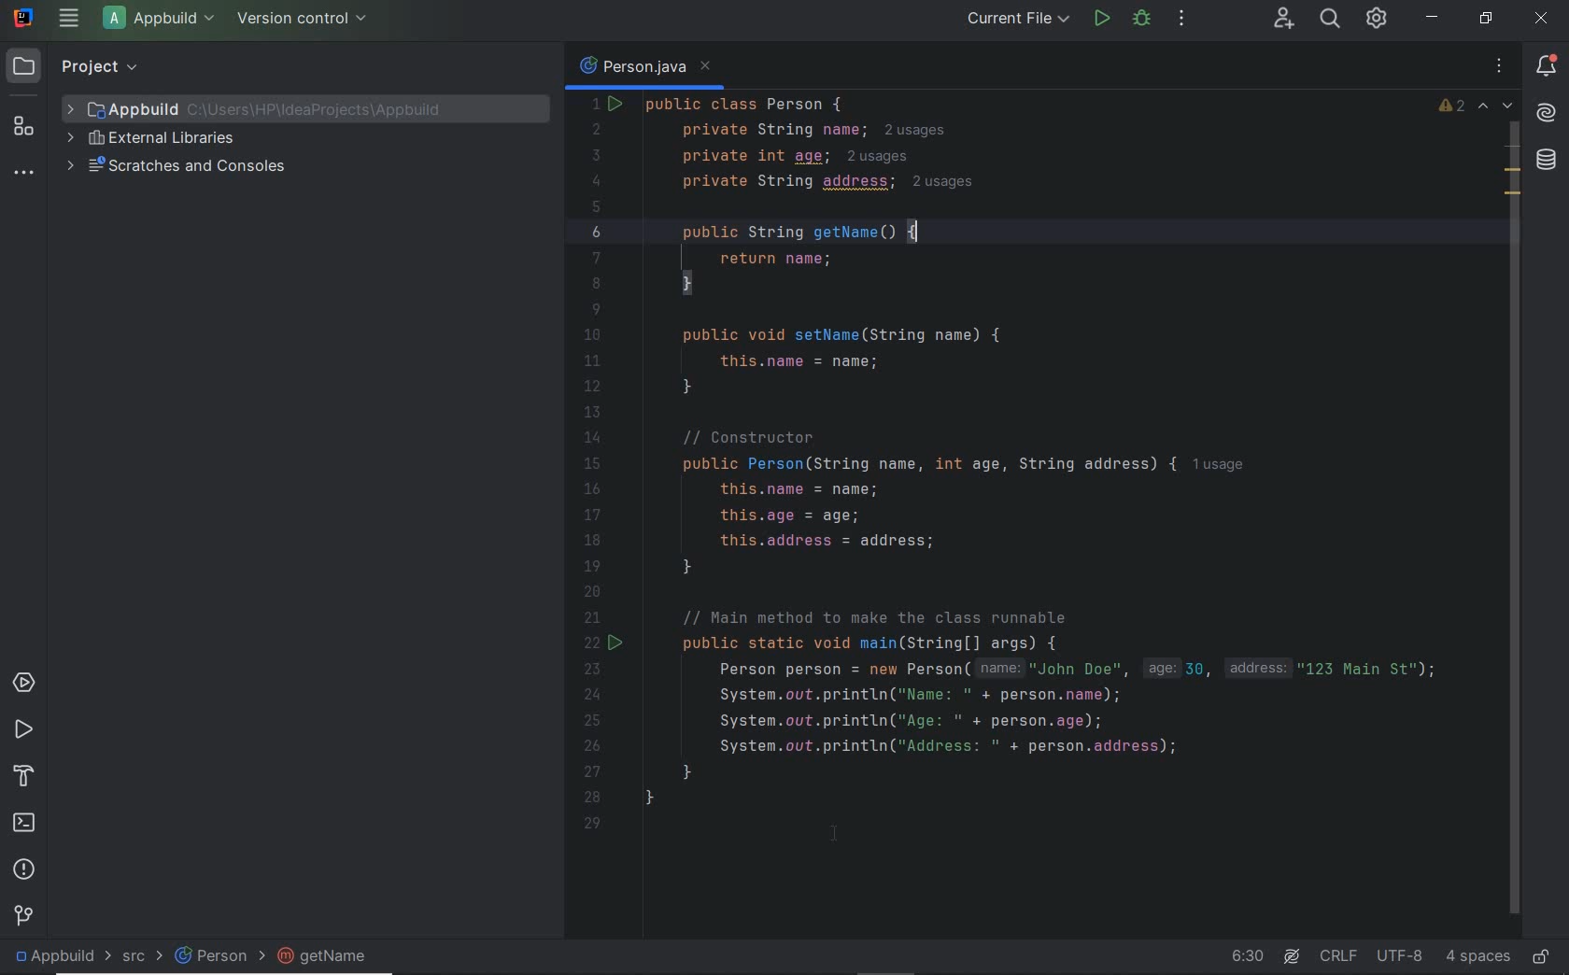 The height and width of the screenshot is (975, 1569). I want to click on codes, so click(1045, 558).